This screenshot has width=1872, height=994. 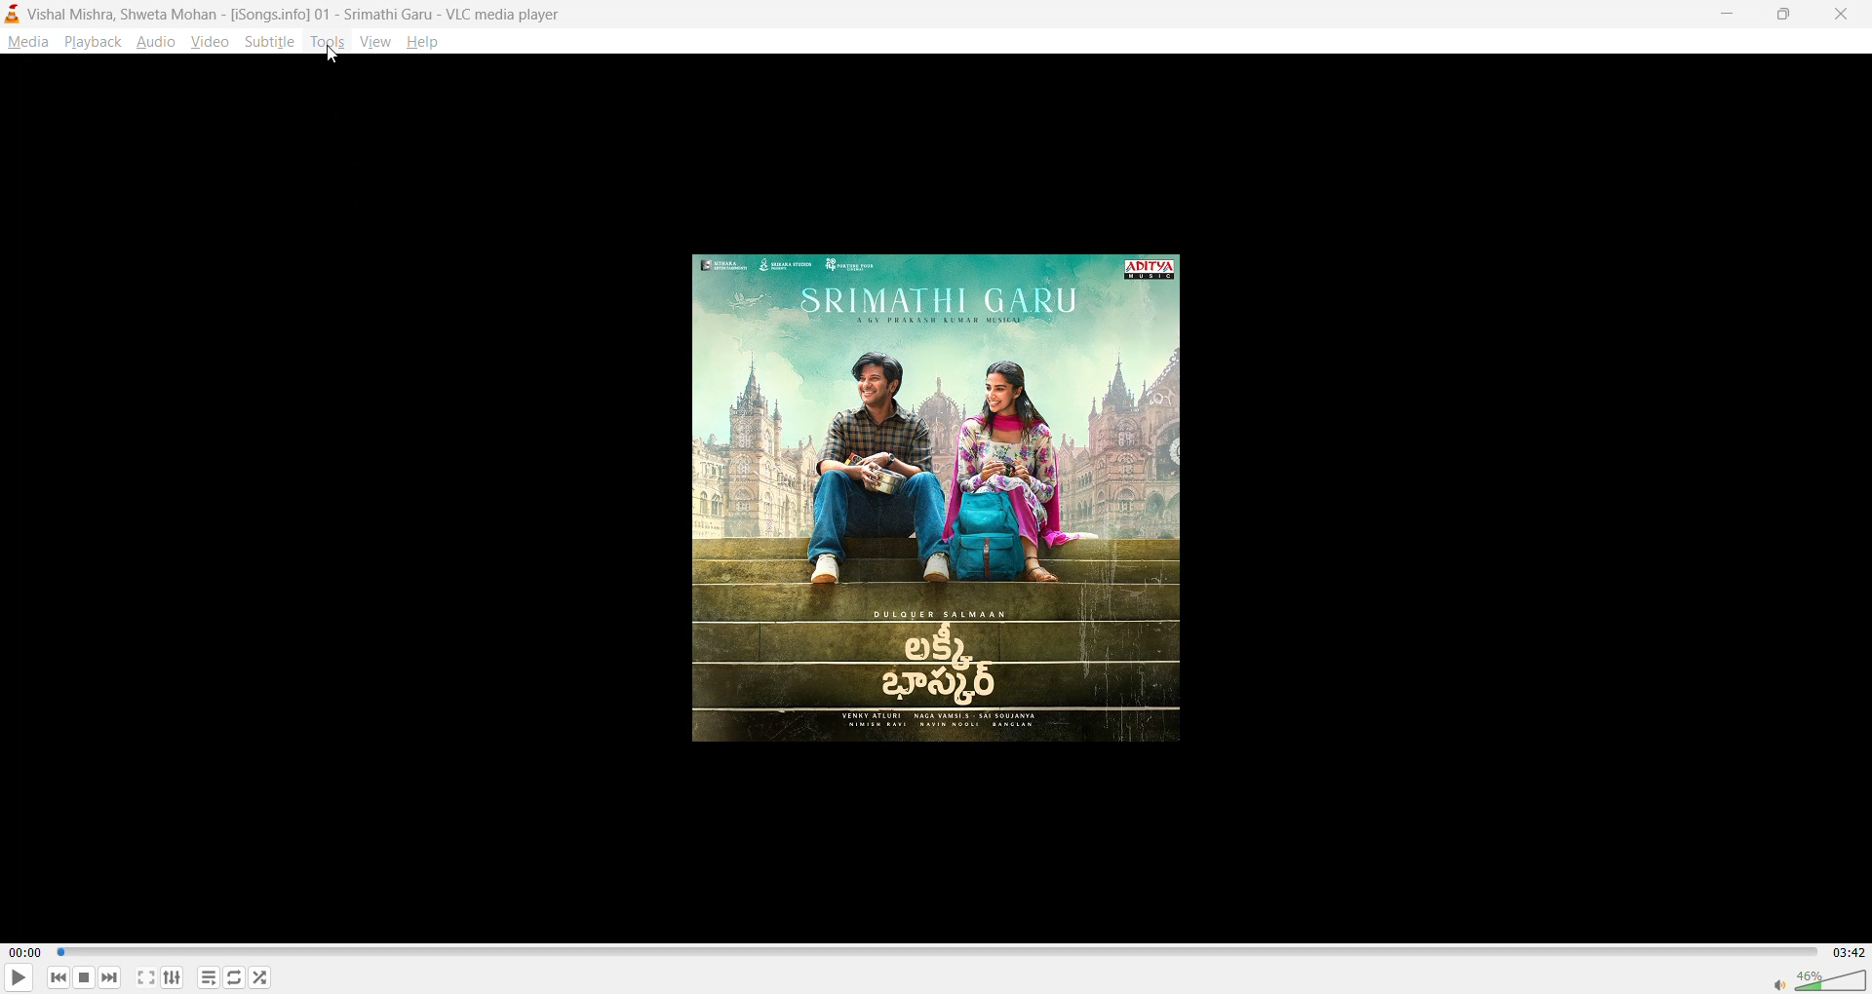 I want to click on previous, so click(x=59, y=976).